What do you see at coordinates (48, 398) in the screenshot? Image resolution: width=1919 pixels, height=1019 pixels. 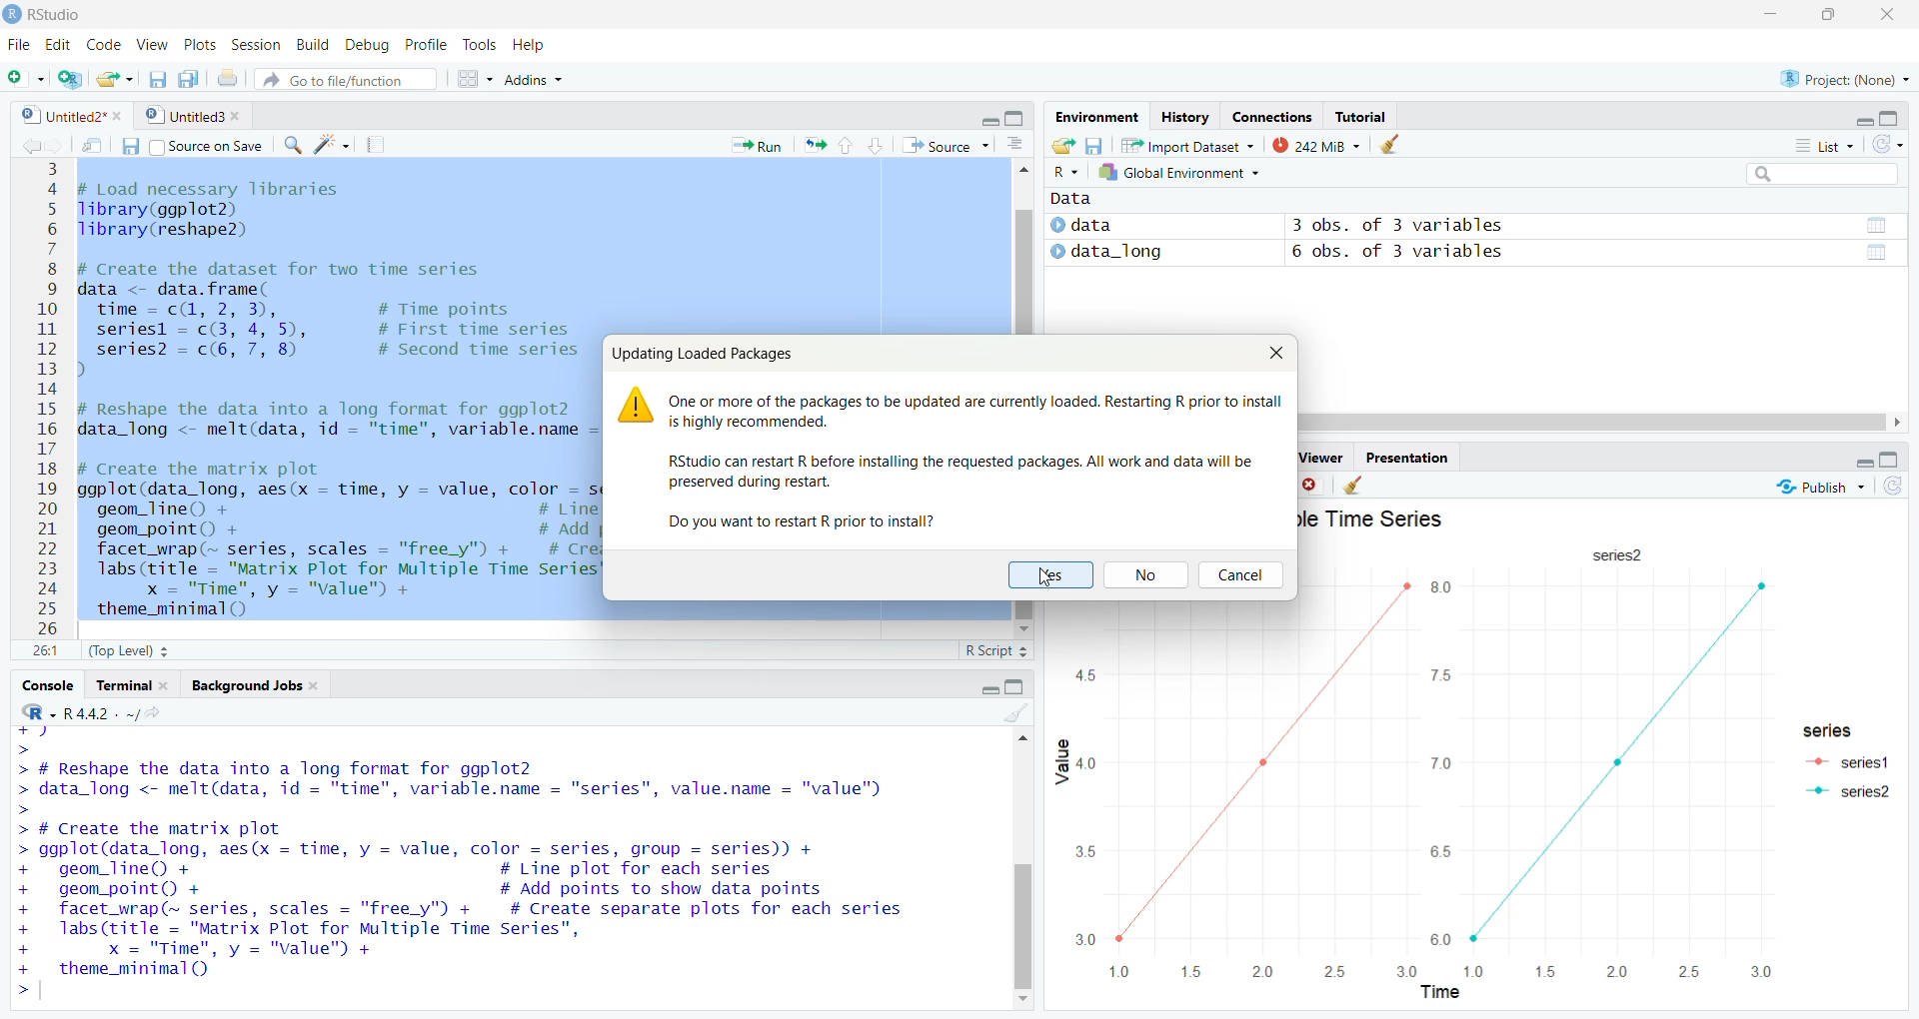 I see `3 4 5 6 7 8 9 10 11 12 13 14 15 16 17 18 19 20 21 22 23 24 25 26` at bounding box center [48, 398].